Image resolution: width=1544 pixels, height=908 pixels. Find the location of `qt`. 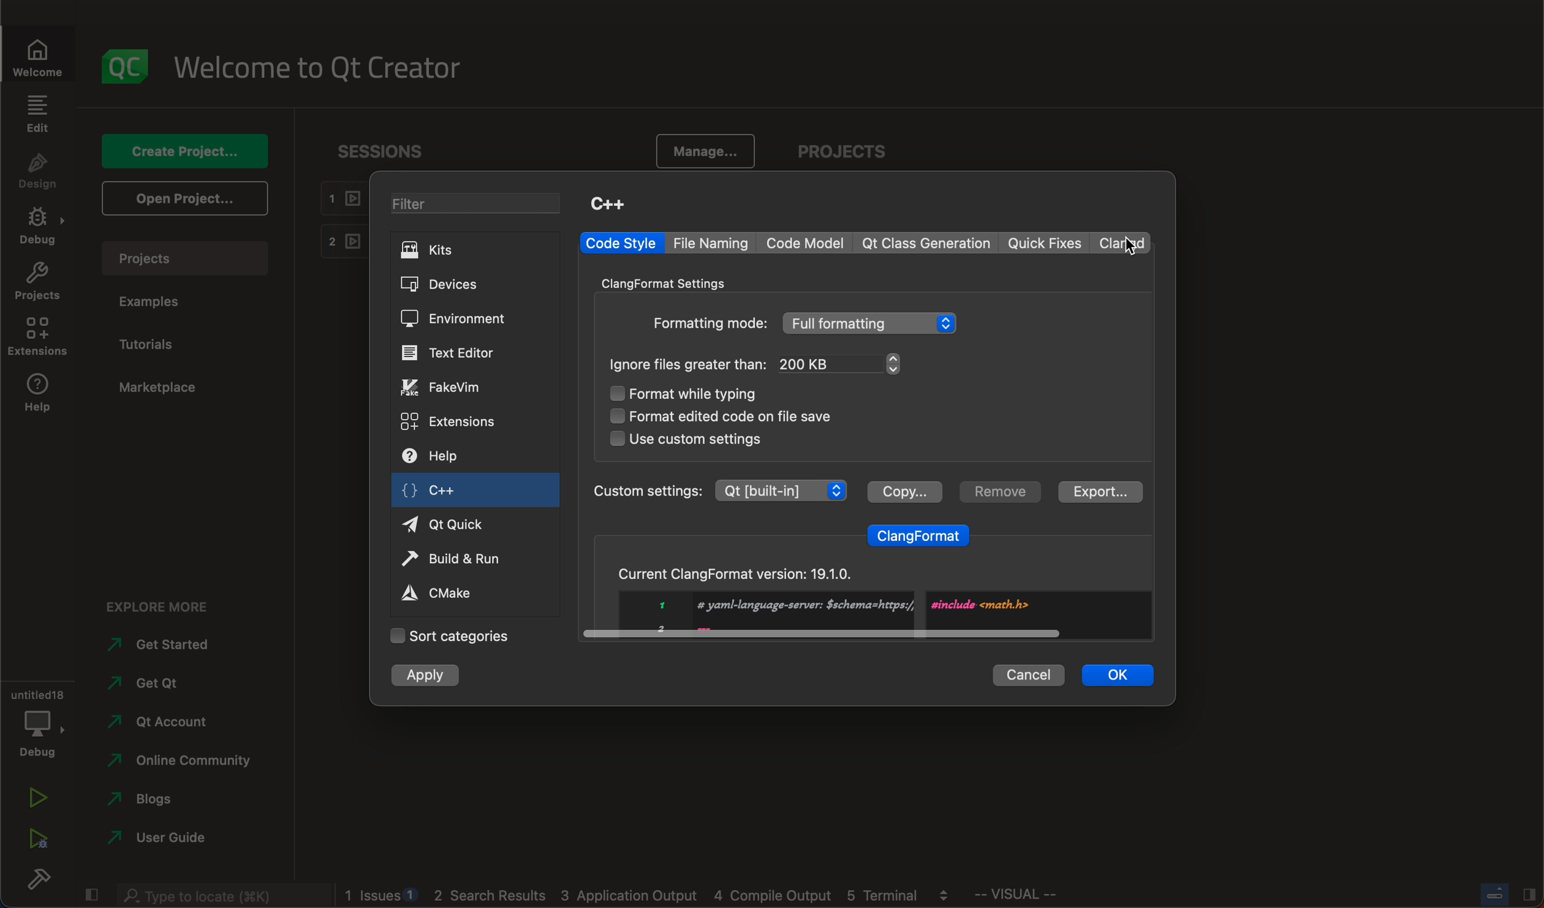

qt is located at coordinates (928, 244).